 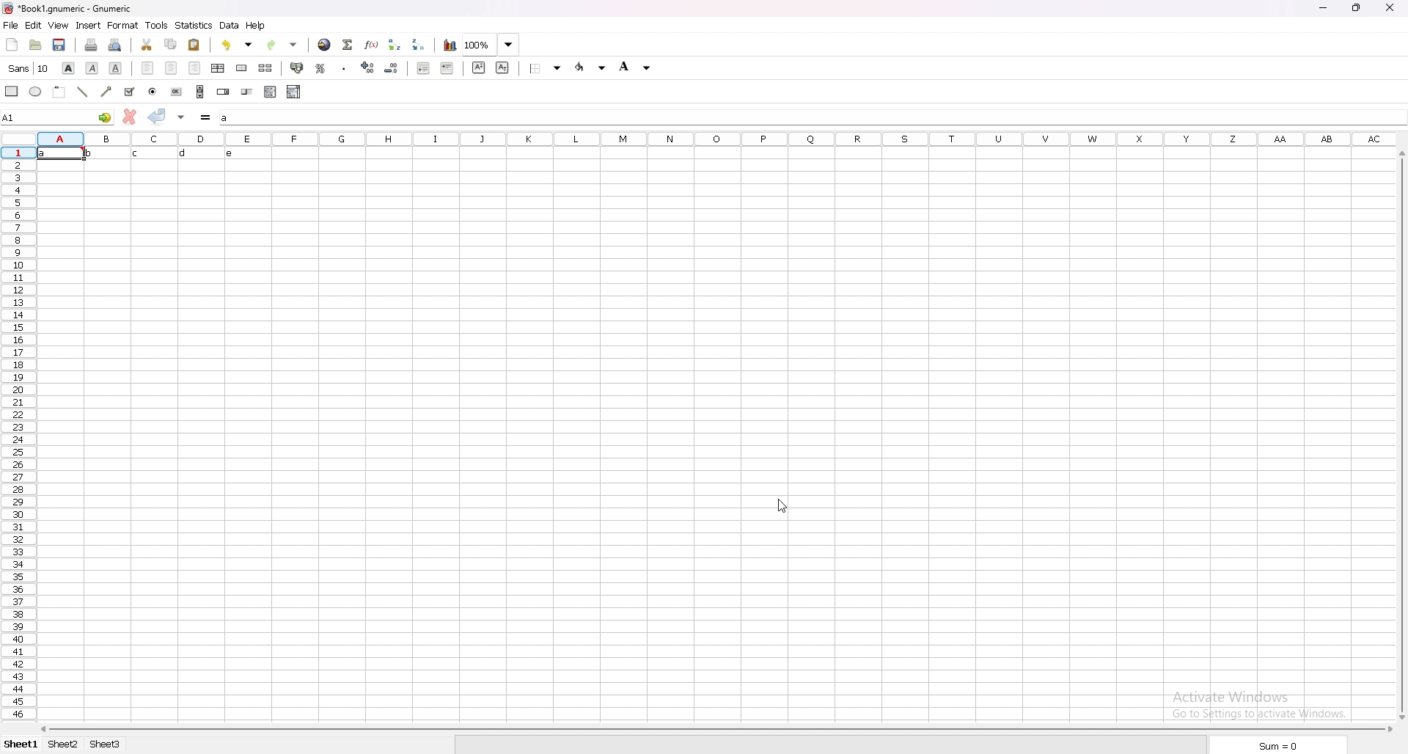 What do you see at coordinates (591, 67) in the screenshot?
I see `foreground` at bounding box center [591, 67].